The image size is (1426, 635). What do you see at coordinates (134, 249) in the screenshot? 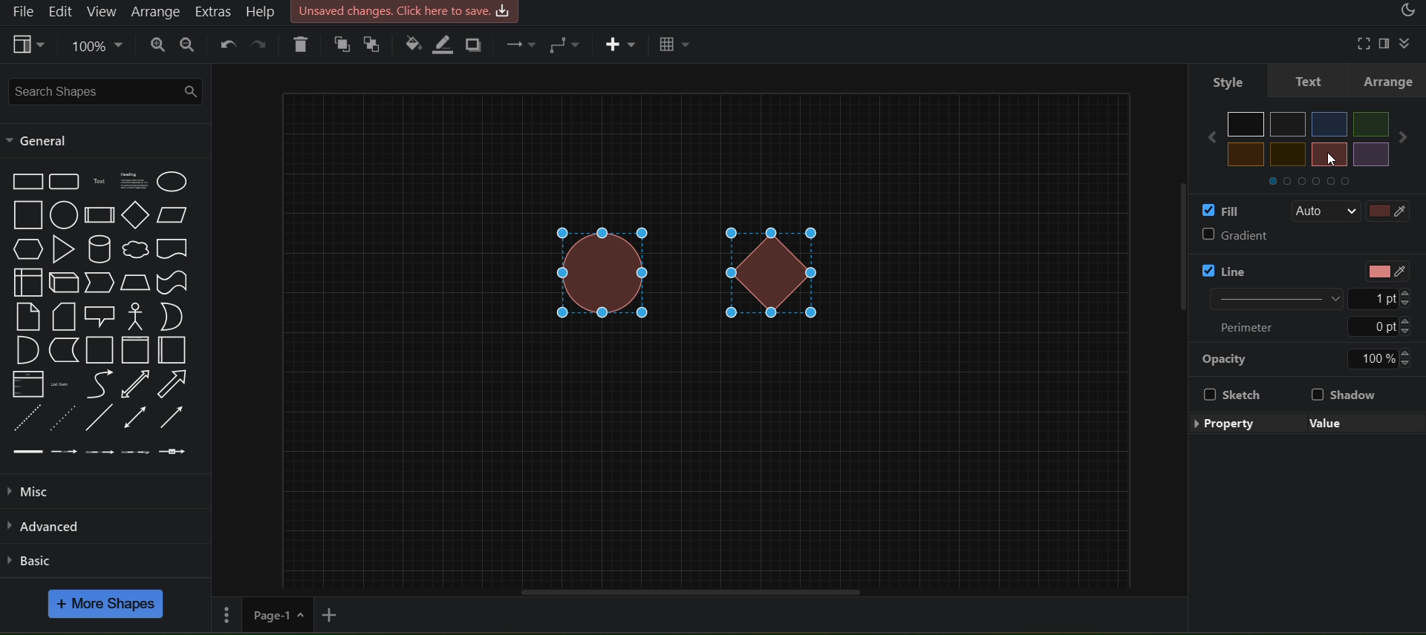
I see `Cloud` at bounding box center [134, 249].